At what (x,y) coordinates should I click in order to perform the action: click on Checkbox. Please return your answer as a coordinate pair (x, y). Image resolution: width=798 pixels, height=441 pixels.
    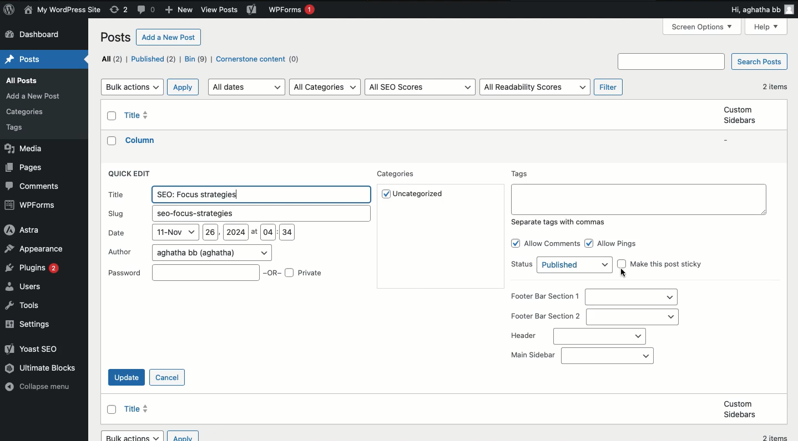
    Looking at the image, I should click on (589, 243).